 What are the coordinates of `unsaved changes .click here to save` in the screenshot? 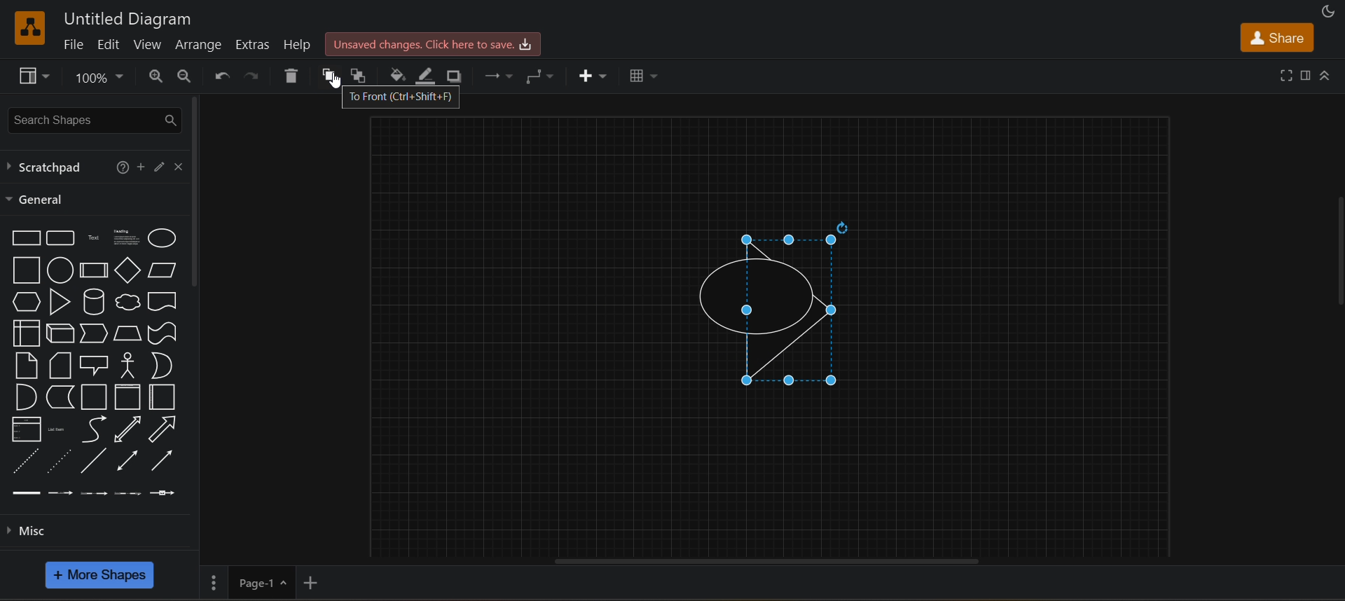 It's located at (433, 42).